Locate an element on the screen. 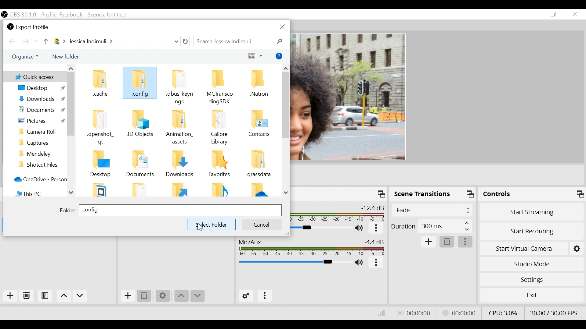  Live Status is located at coordinates (415, 314).